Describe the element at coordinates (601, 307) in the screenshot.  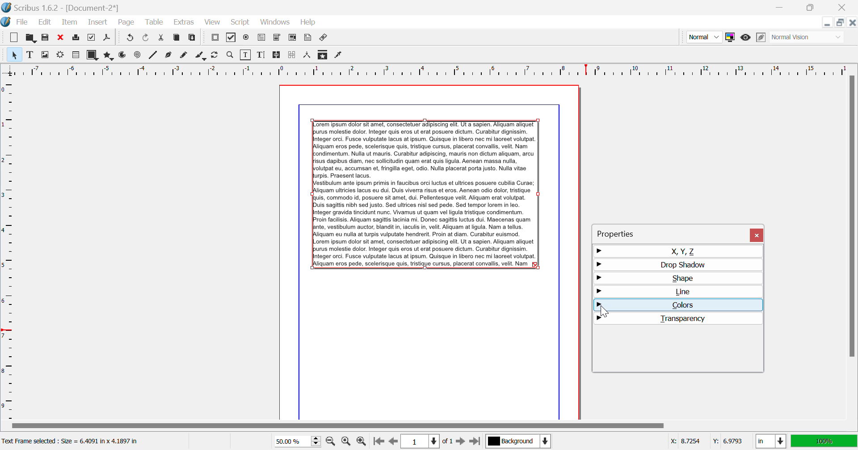
I see `Cursor Position` at that location.